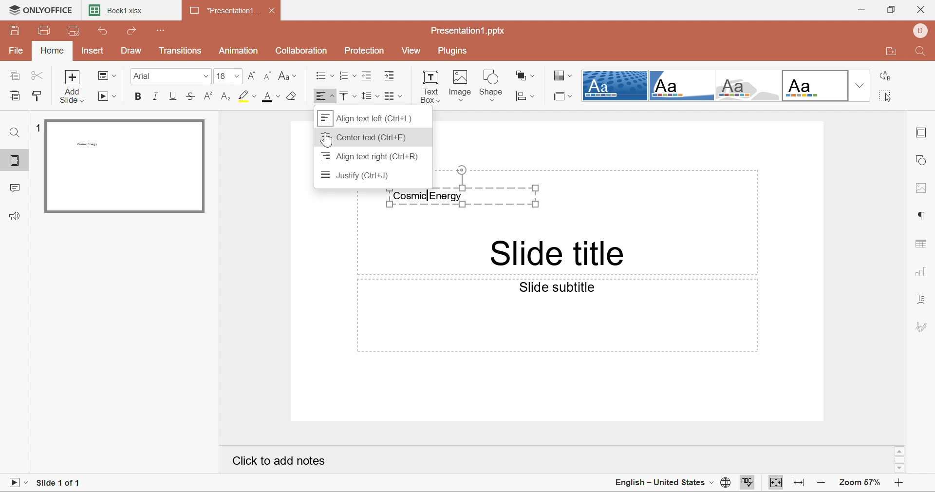  I want to click on Start slideshow, so click(109, 97).